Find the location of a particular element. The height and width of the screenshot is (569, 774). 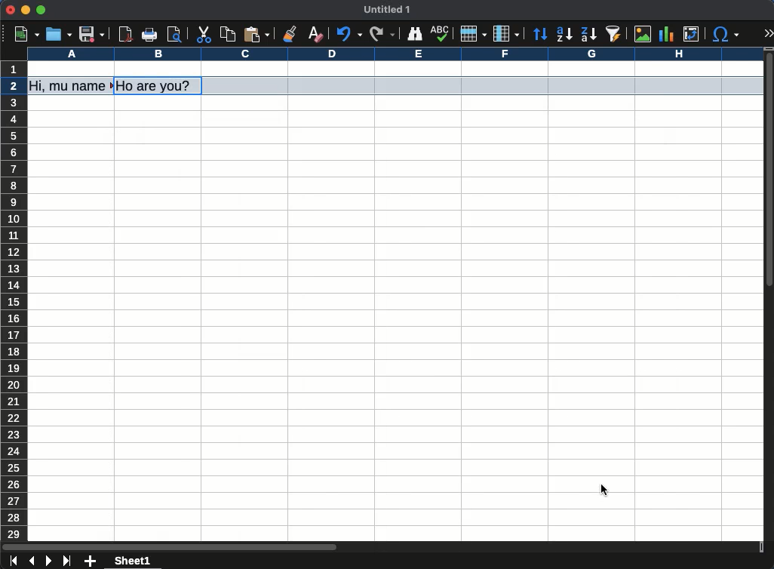

last sheet is located at coordinates (69, 561).